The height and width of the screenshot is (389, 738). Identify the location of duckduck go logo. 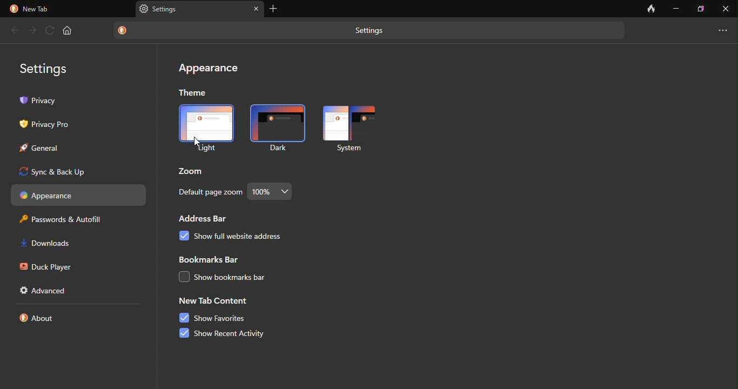
(123, 31).